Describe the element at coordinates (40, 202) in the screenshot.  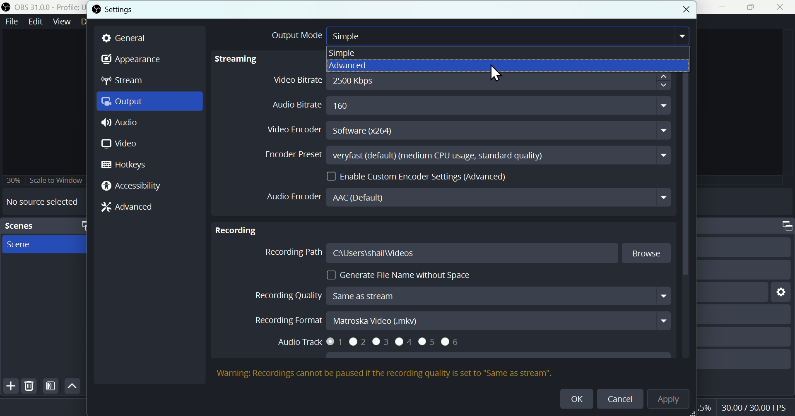
I see `no source selected` at that location.